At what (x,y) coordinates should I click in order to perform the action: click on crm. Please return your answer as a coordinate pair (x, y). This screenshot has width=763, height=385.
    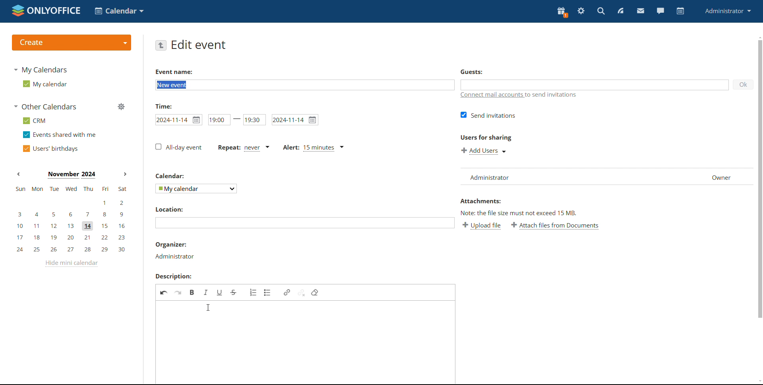
    Looking at the image, I should click on (33, 121).